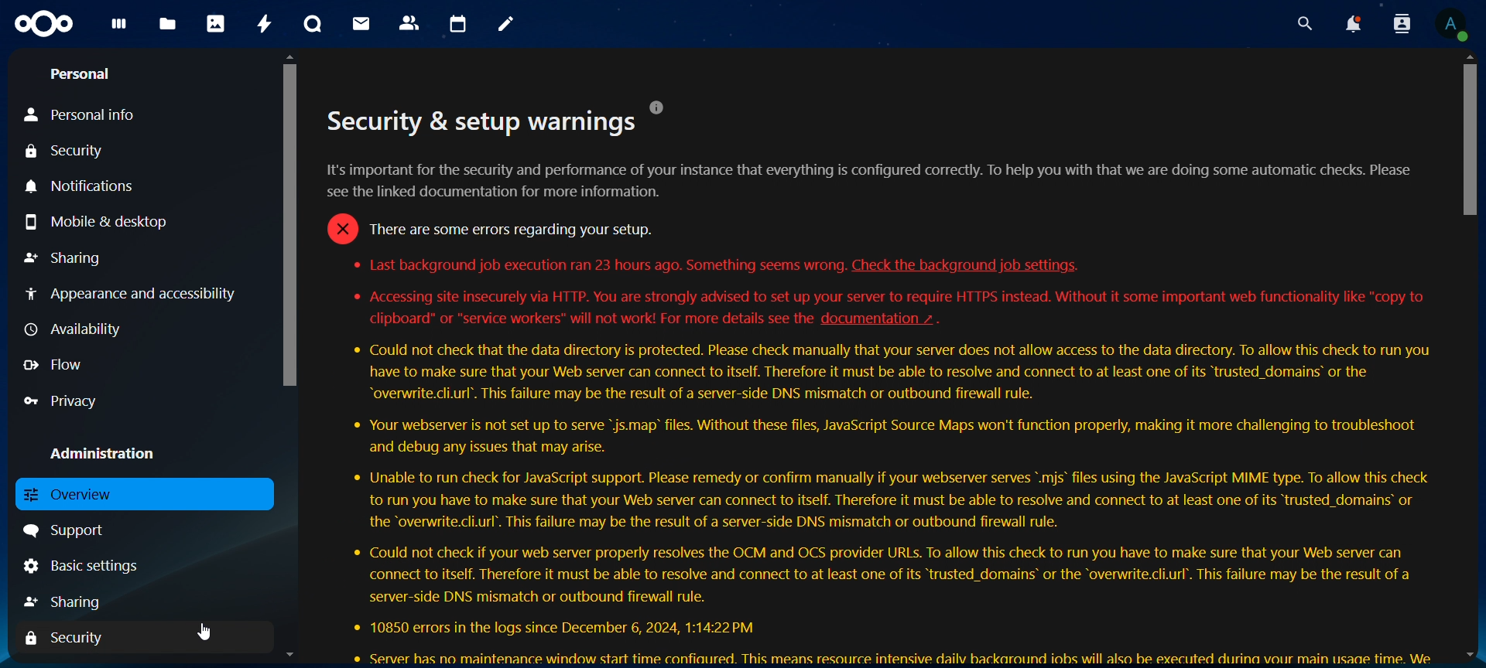 This screenshot has height=668, width=1486. Describe the element at coordinates (91, 187) in the screenshot. I see `notifications` at that location.